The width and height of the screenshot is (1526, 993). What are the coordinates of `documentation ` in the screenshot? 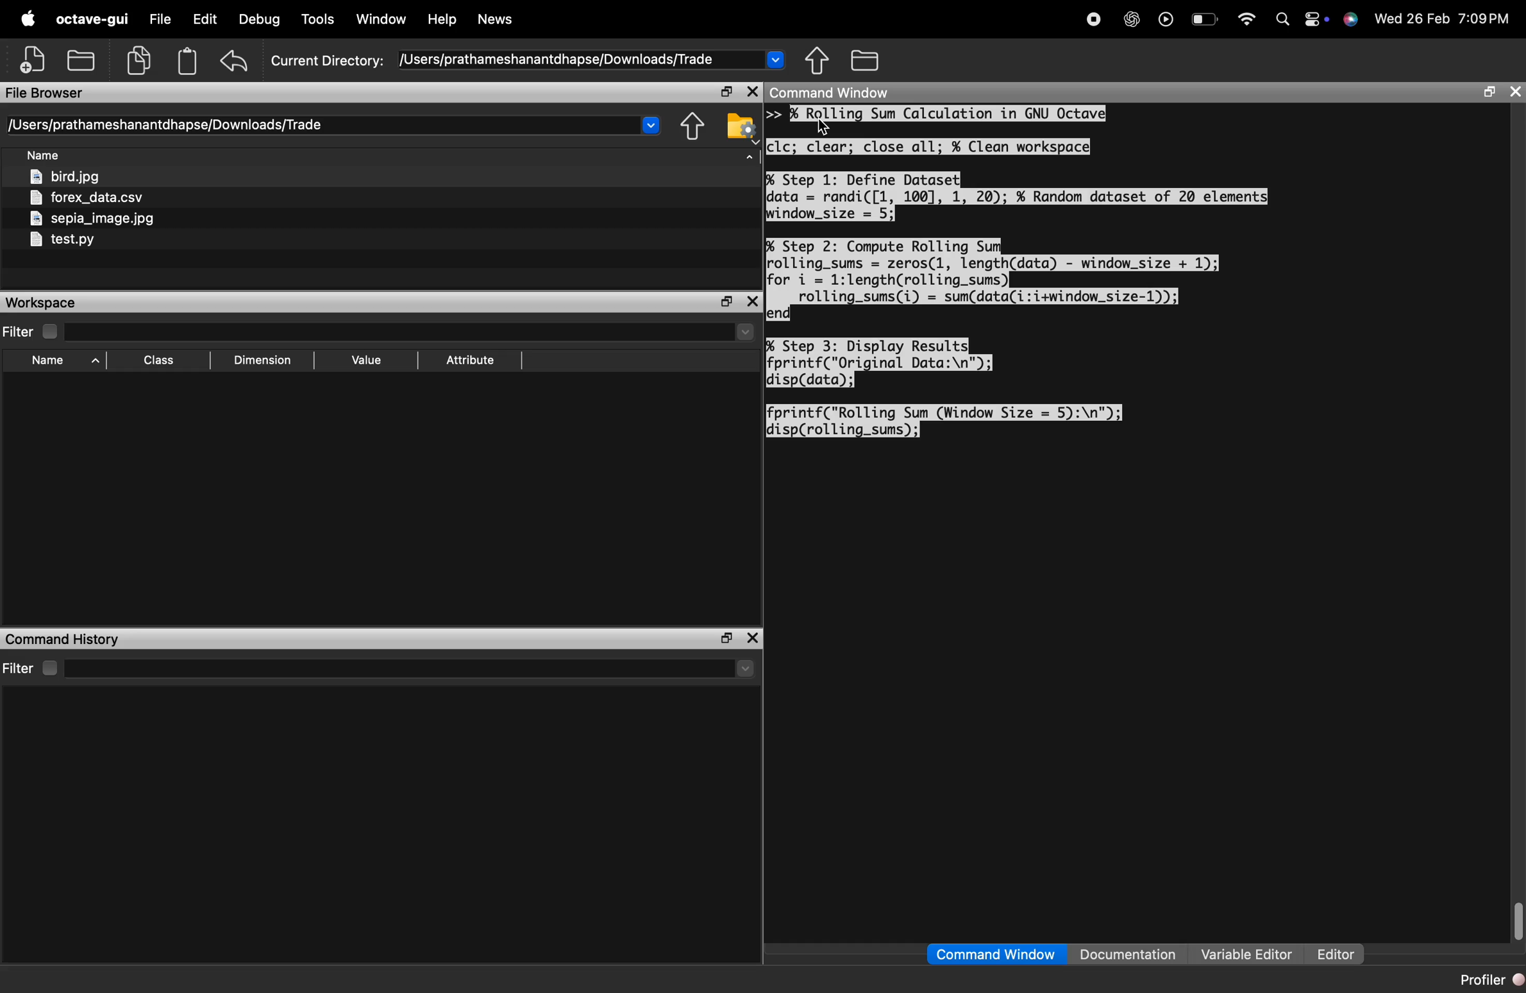 It's located at (1129, 953).